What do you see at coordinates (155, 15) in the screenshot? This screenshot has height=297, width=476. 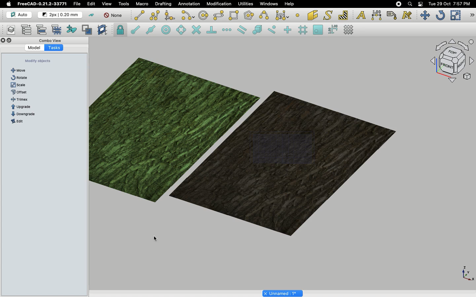 I see `Polyline` at bounding box center [155, 15].